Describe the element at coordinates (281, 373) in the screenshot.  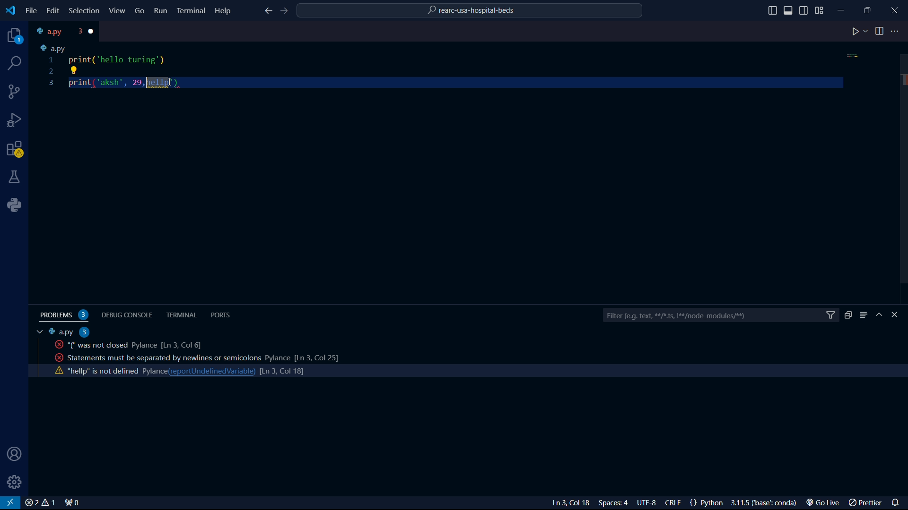
I see `line count` at that location.